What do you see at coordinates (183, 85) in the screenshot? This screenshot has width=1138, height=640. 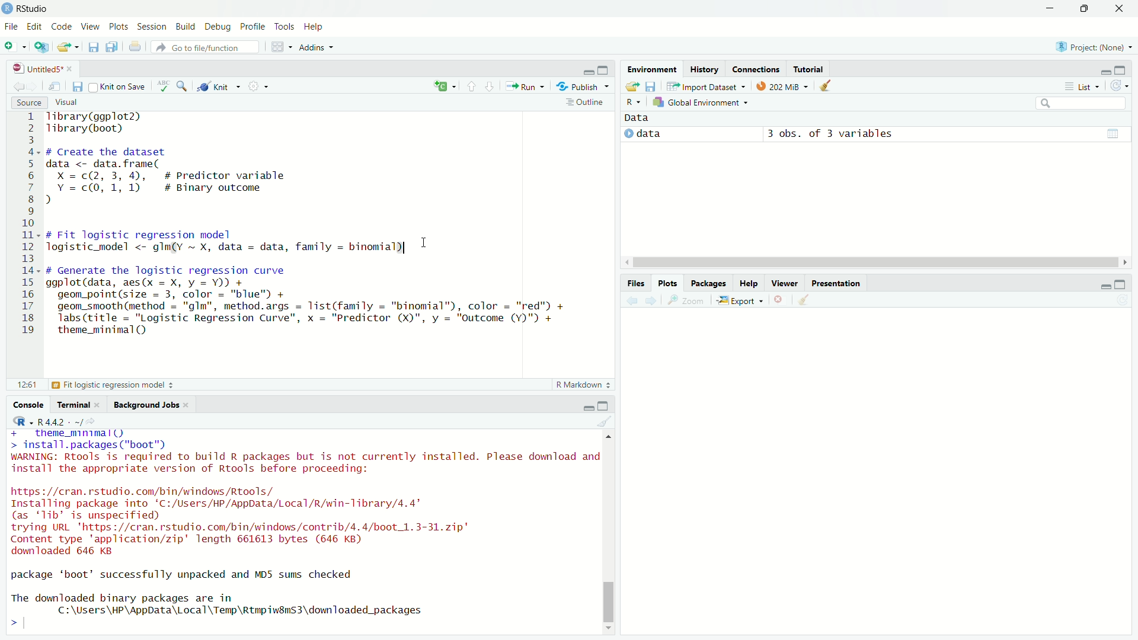 I see `Find/Replace` at bounding box center [183, 85].